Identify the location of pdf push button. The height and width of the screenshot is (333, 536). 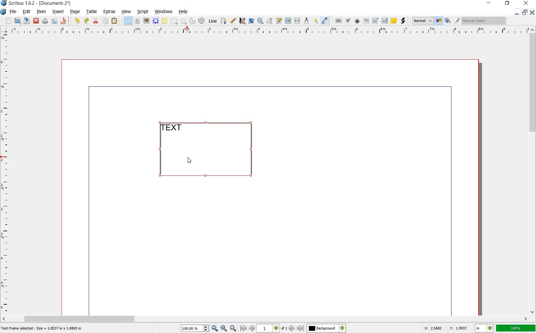
(339, 20).